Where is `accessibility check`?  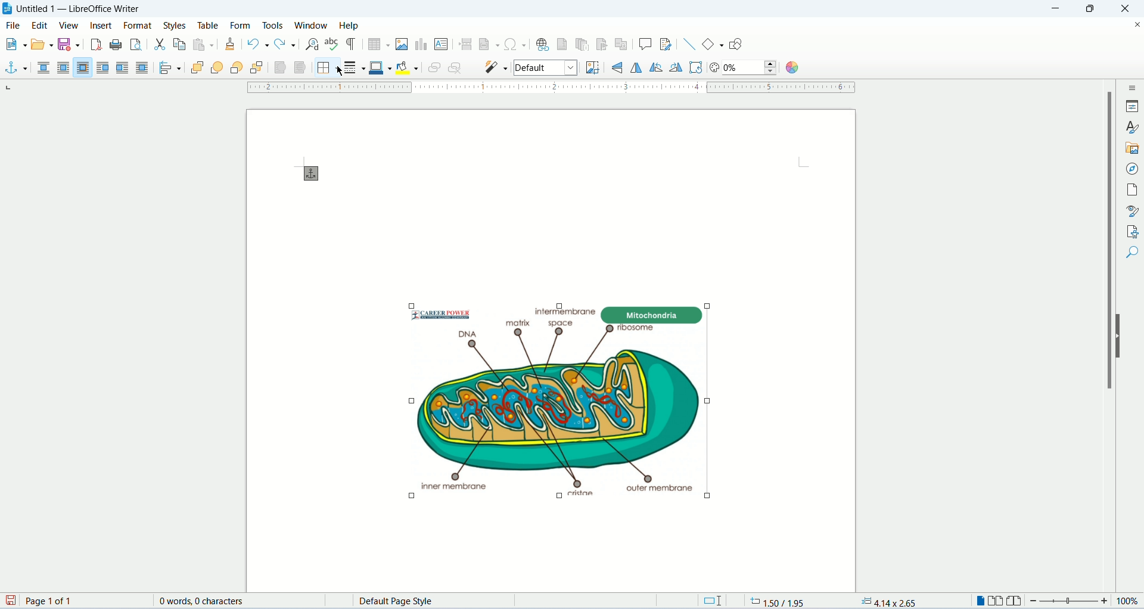
accessibility check is located at coordinates (1132, 252).